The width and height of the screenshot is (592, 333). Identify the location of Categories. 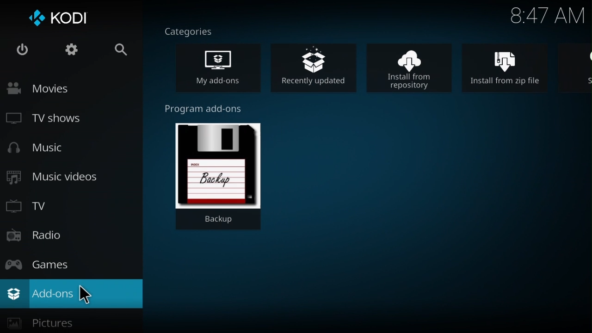
(188, 31).